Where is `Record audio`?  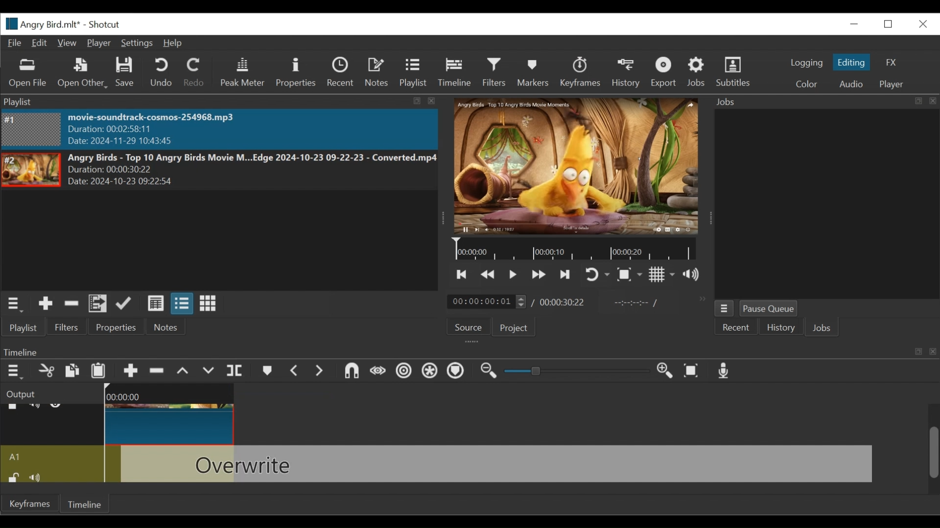 Record audio is located at coordinates (725, 371).